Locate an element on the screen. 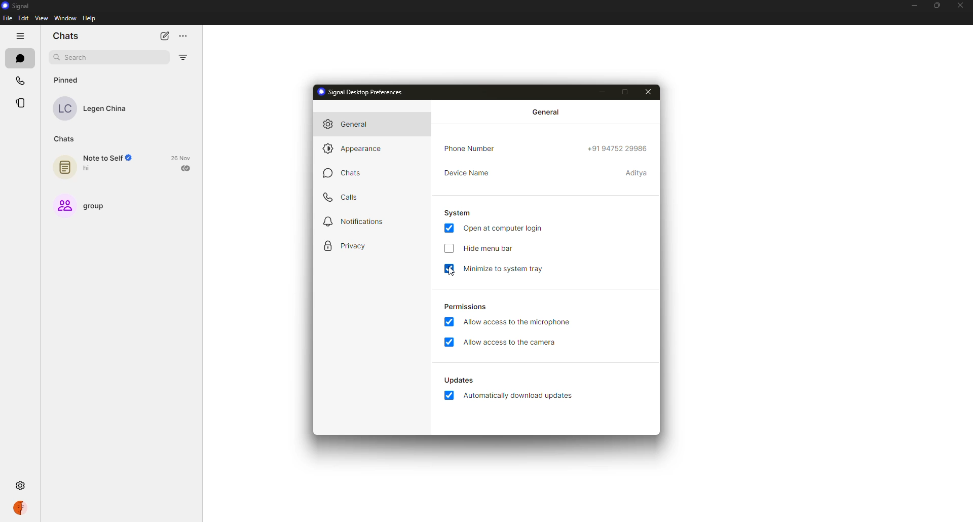 This screenshot has height=522, width=973. edit is located at coordinates (25, 18).